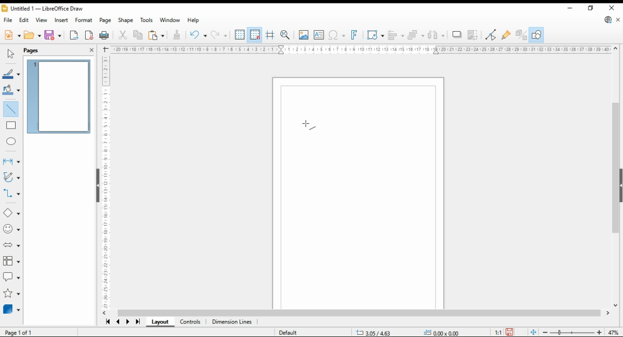 This screenshot has height=337, width=623. What do you see at coordinates (89, 35) in the screenshot?
I see `export as pdf` at bounding box center [89, 35].